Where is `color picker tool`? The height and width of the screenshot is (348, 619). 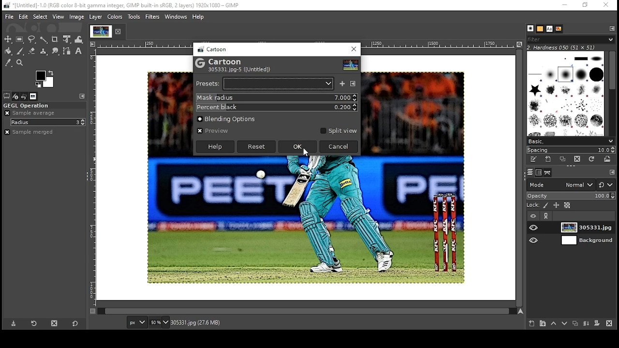
color picker tool is located at coordinates (8, 63).